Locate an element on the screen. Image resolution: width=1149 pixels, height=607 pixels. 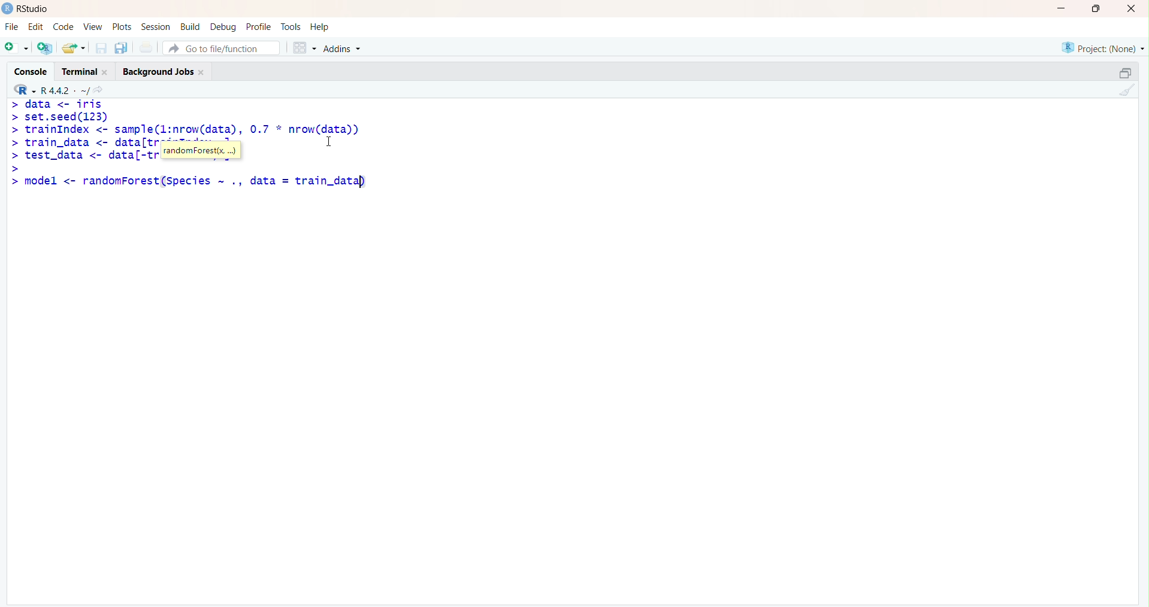
Workspace panes is located at coordinates (302, 46).